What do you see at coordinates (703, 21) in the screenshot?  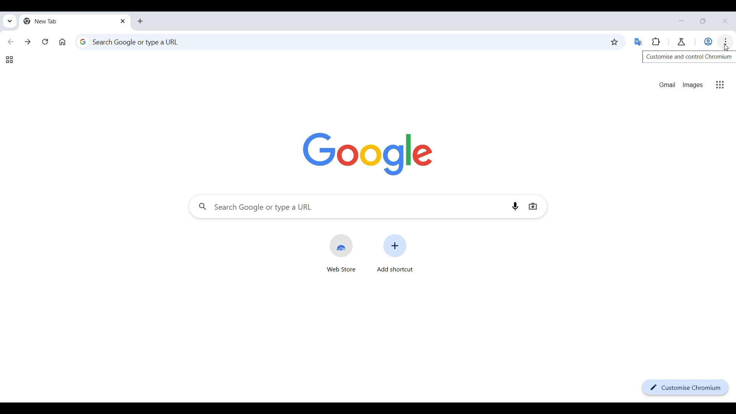 I see `Show interface in a smaller tab` at bounding box center [703, 21].